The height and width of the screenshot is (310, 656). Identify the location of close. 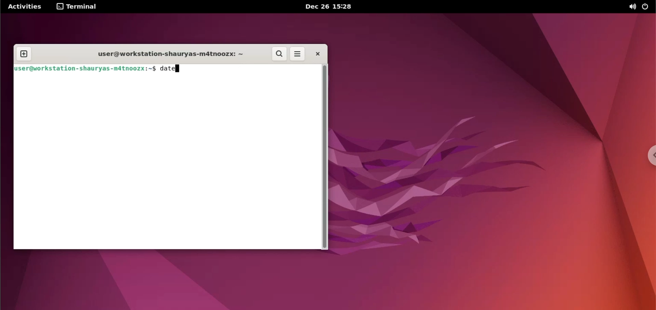
(315, 54).